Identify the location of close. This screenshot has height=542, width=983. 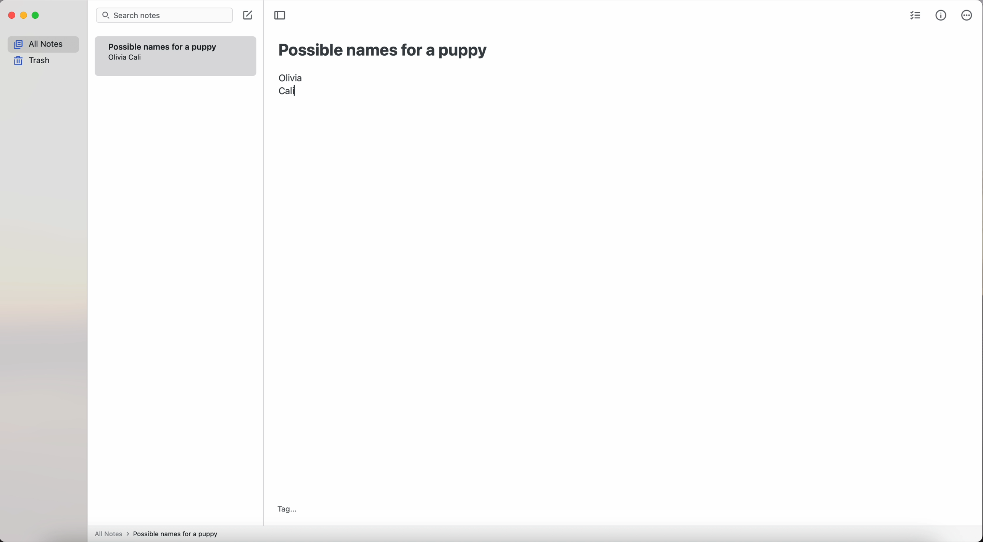
(11, 16).